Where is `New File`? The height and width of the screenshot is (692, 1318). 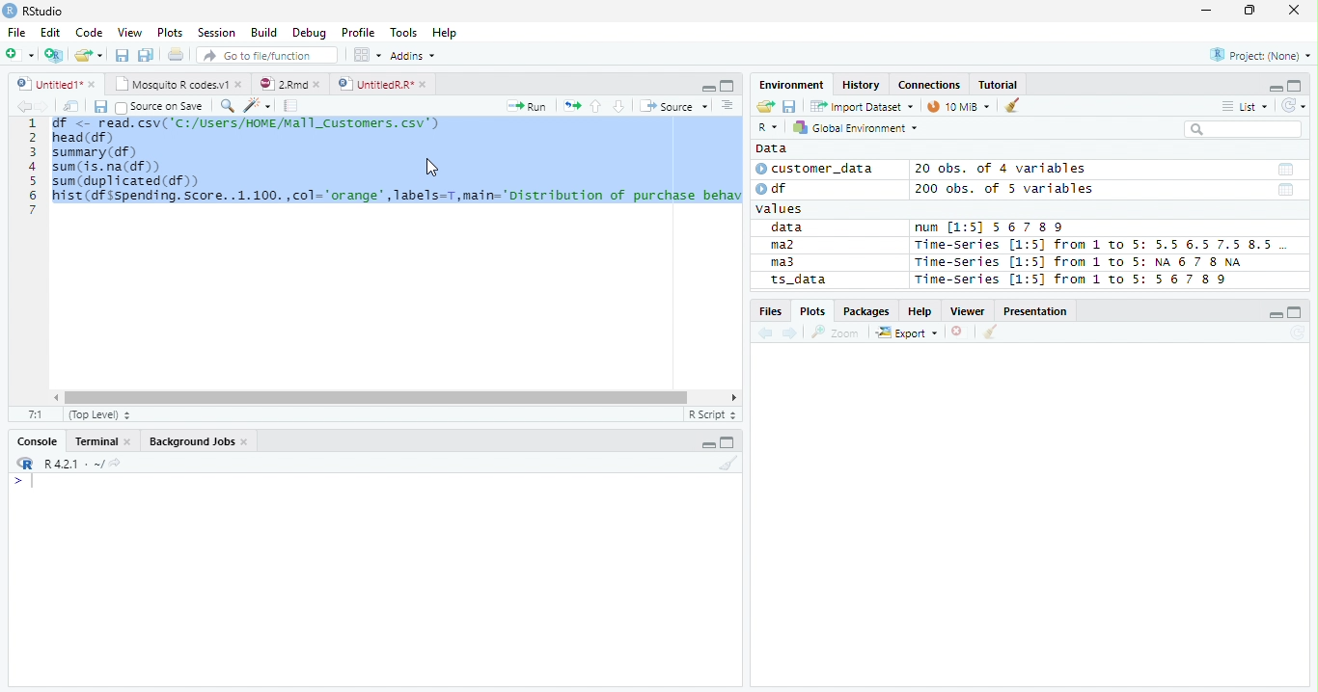 New File is located at coordinates (20, 54).